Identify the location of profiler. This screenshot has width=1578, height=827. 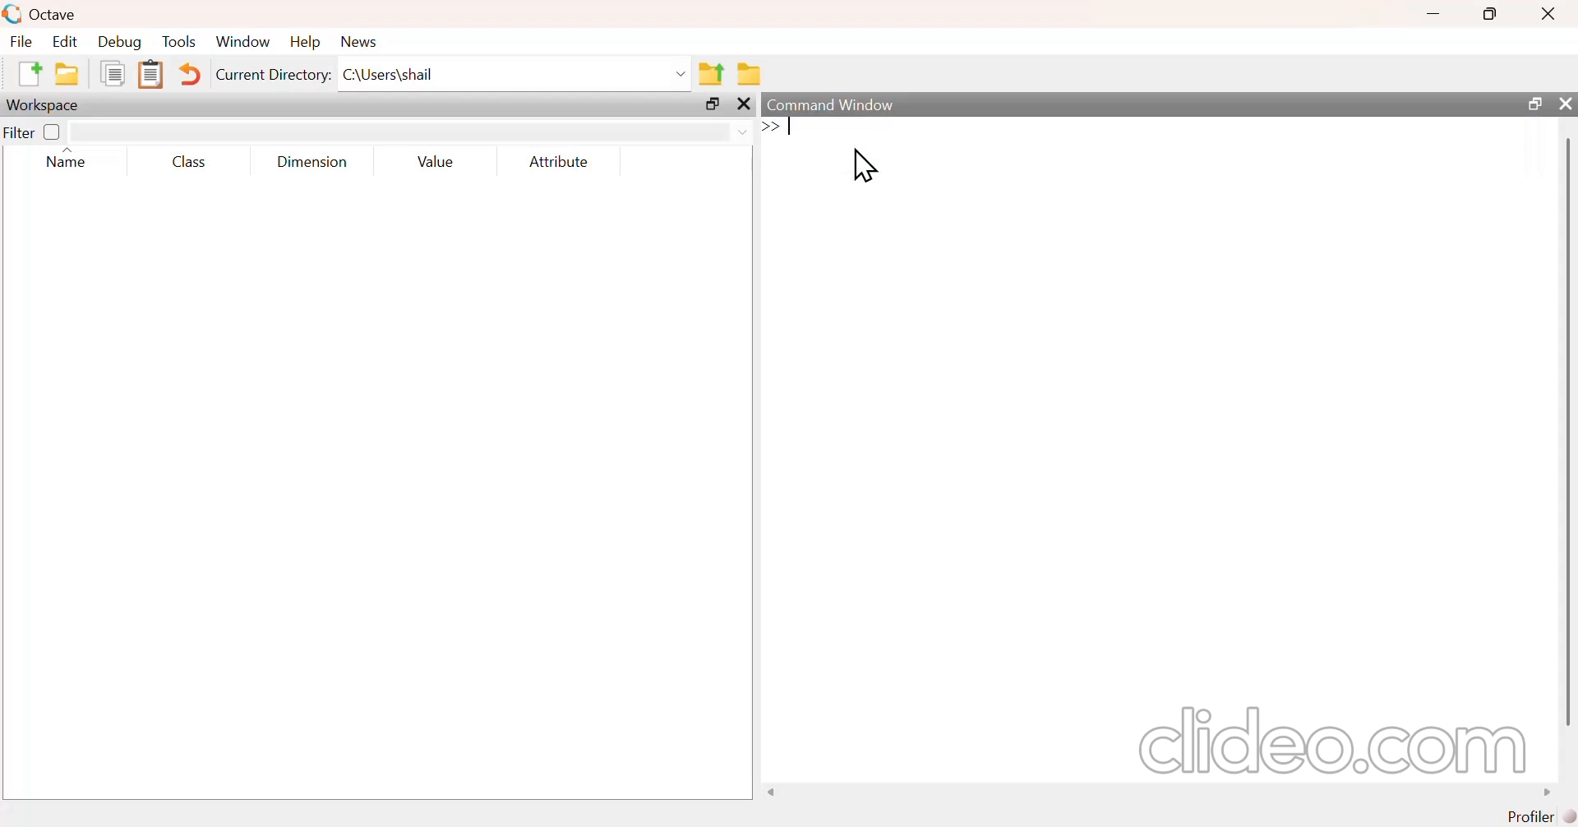
(1545, 816).